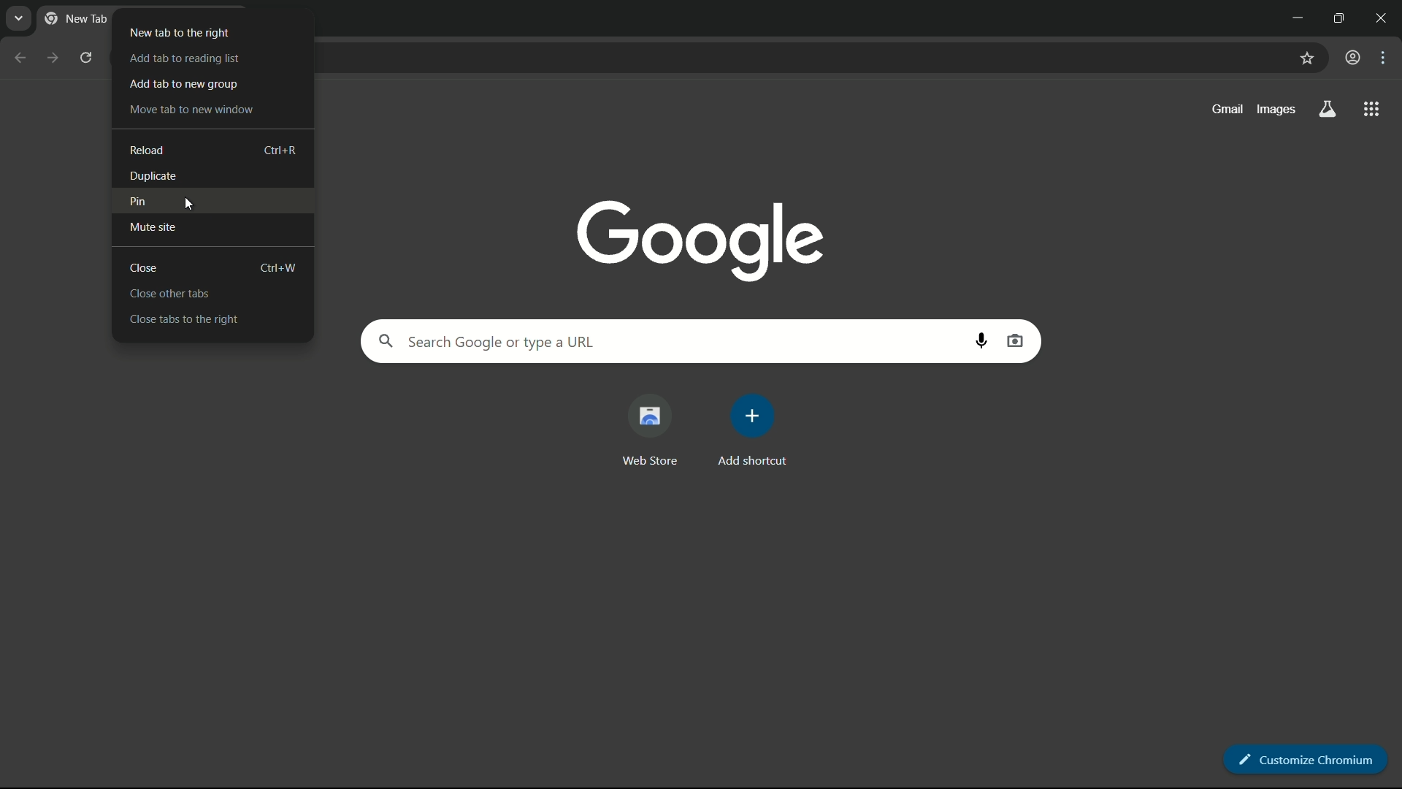 The width and height of the screenshot is (1402, 789). What do you see at coordinates (148, 149) in the screenshot?
I see `reload` at bounding box center [148, 149].